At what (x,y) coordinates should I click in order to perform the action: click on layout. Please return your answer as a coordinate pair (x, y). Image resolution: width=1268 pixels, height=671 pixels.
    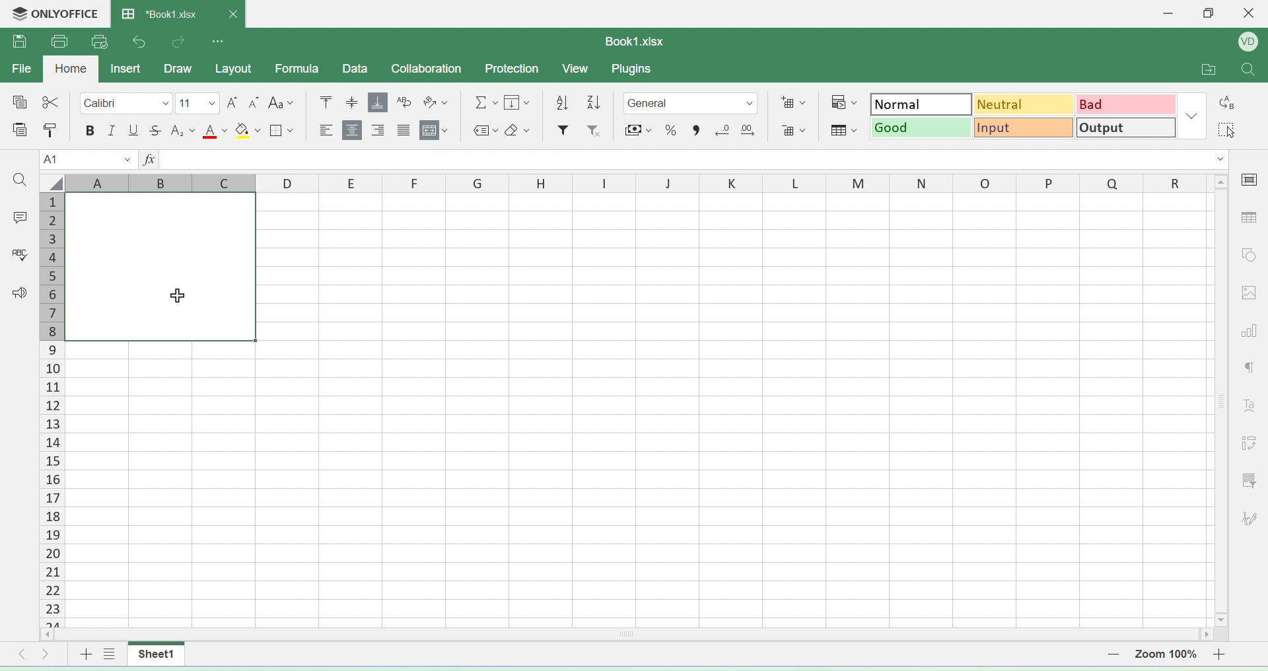
    Looking at the image, I should click on (232, 68).